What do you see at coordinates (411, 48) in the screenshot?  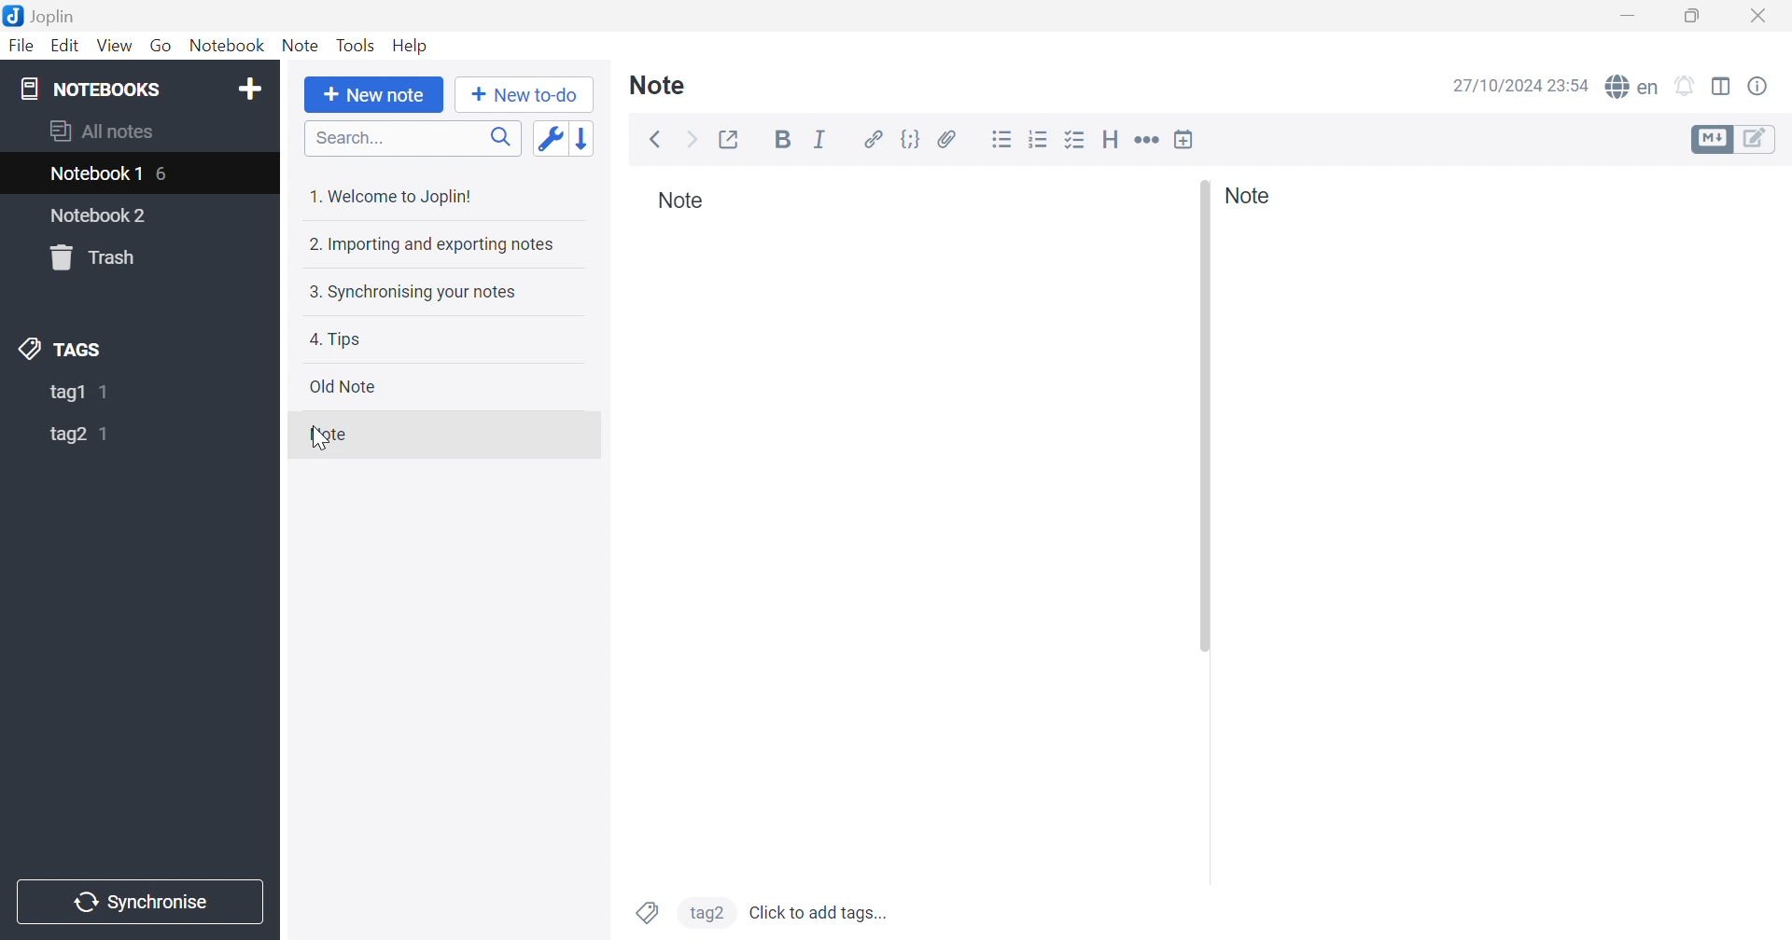 I see `Help` at bounding box center [411, 48].